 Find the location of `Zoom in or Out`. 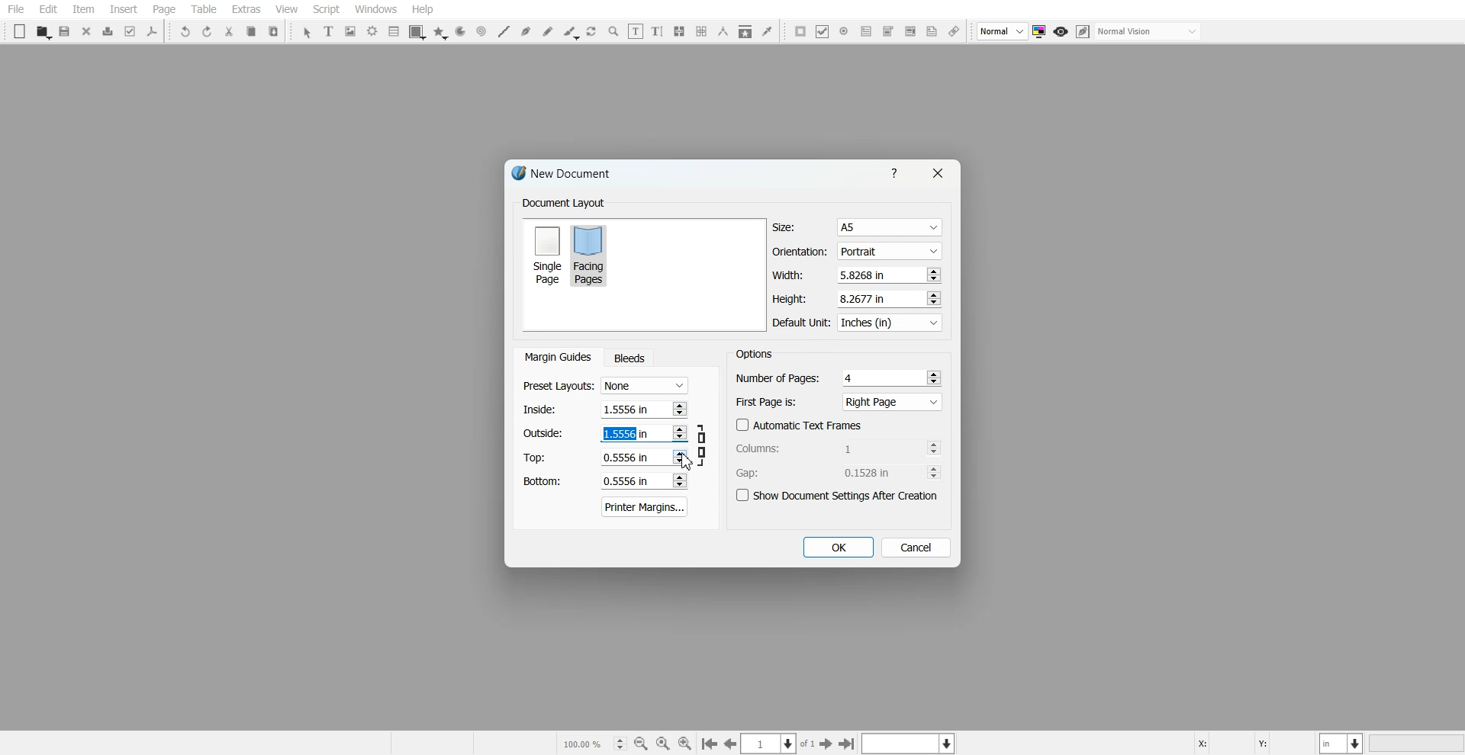

Zoom in or Out is located at coordinates (613, 31).